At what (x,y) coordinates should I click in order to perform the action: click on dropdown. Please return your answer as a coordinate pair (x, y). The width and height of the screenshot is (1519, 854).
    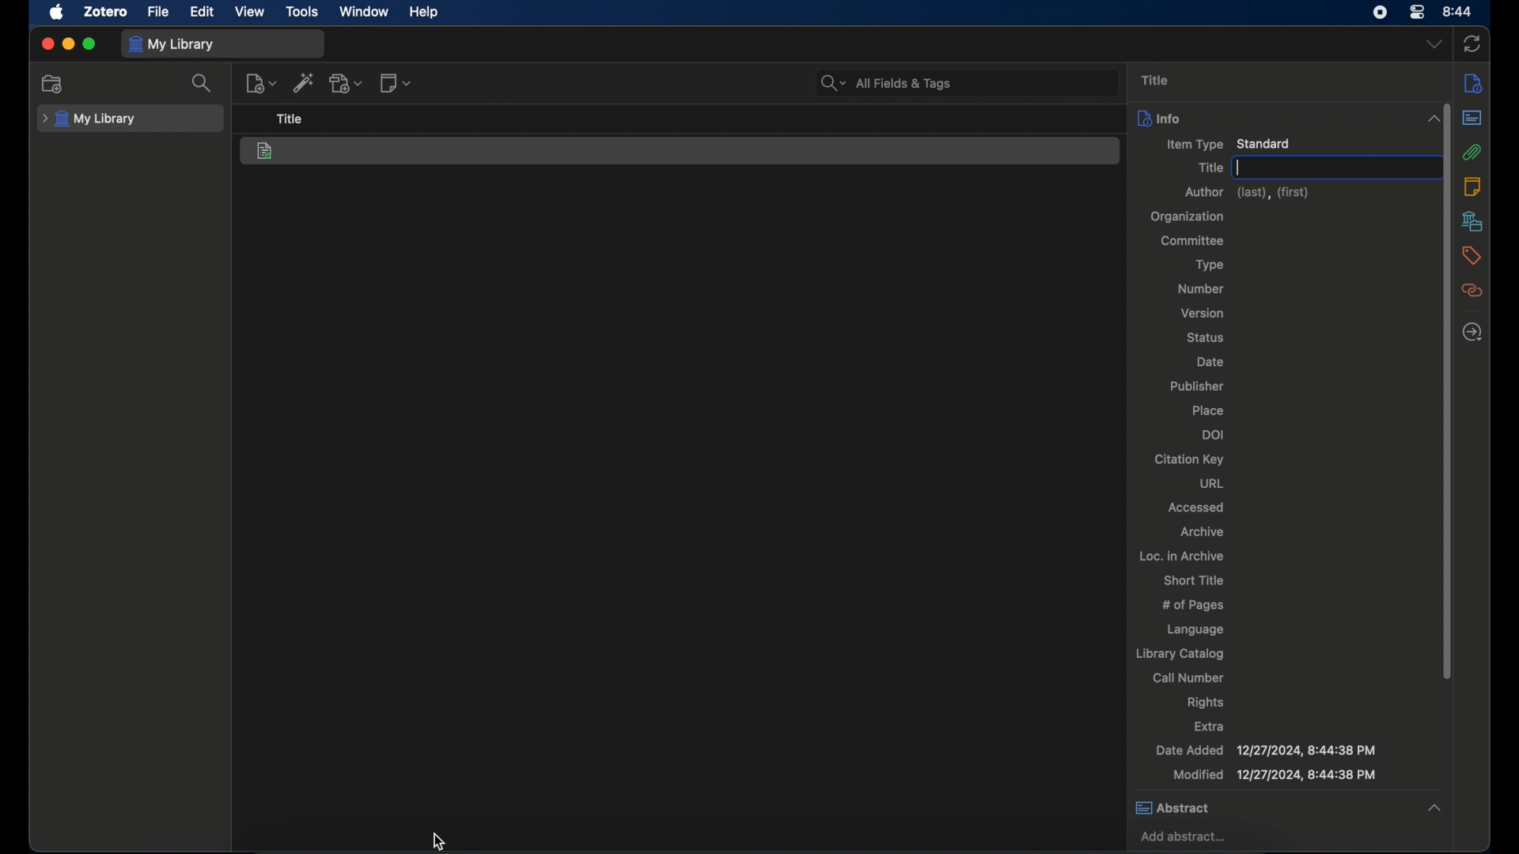
    Looking at the image, I should click on (1434, 44).